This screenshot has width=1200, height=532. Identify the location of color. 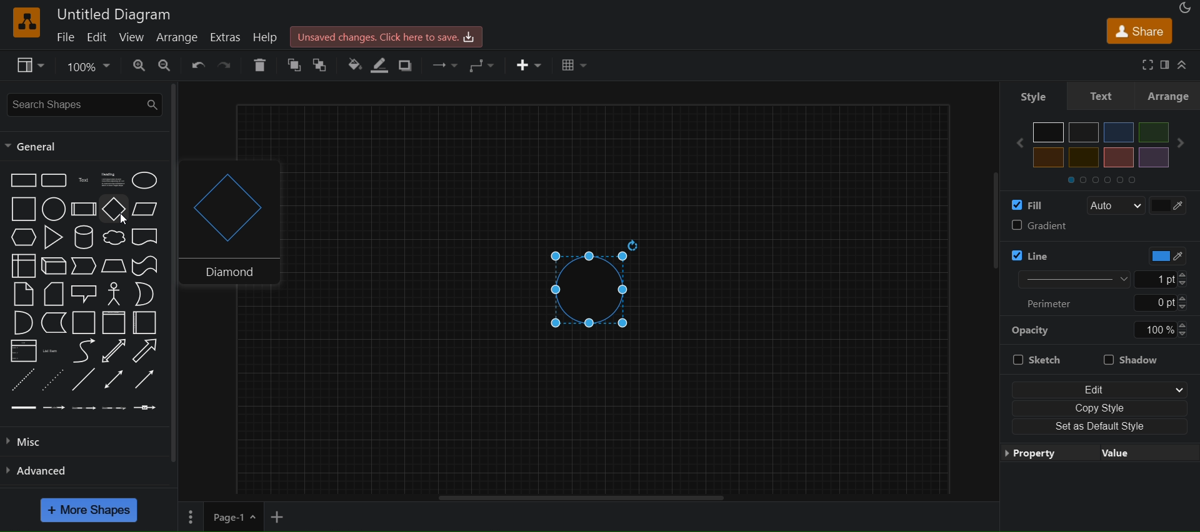
(1161, 255).